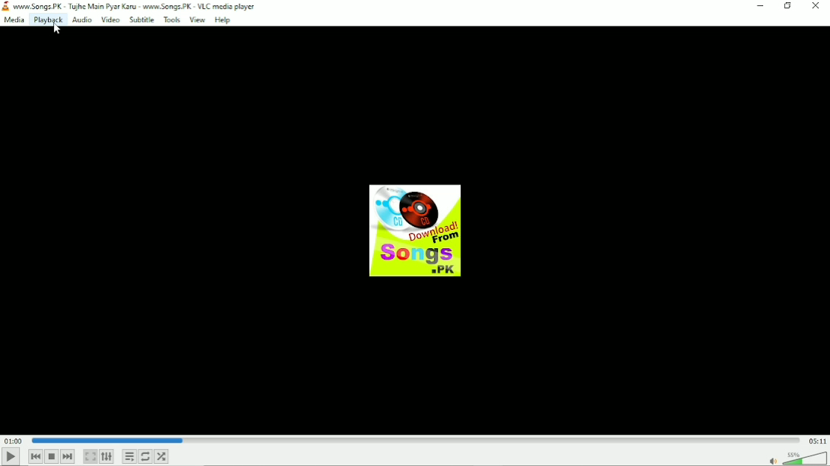 This screenshot has height=466, width=830. What do you see at coordinates (58, 27) in the screenshot?
I see `cursor` at bounding box center [58, 27].